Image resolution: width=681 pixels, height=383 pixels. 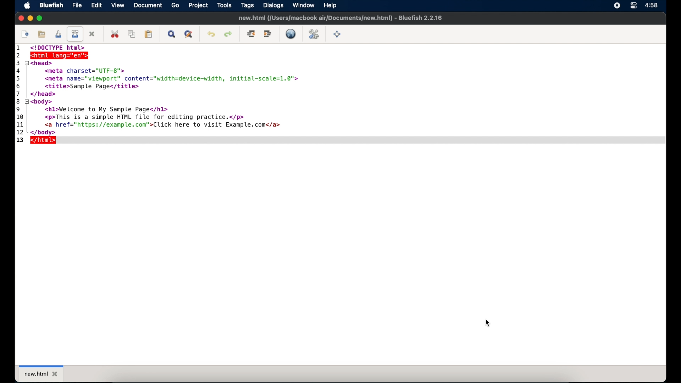 I want to click on go, so click(x=176, y=5).